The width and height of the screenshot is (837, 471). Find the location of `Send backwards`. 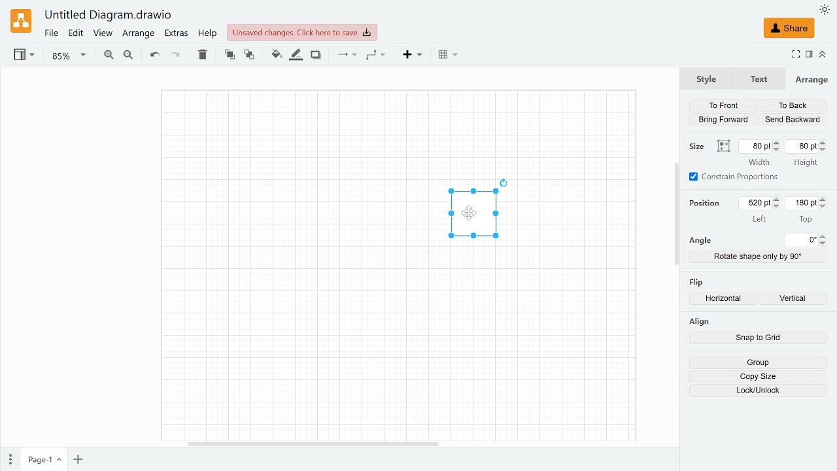

Send backwards is located at coordinates (793, 120).